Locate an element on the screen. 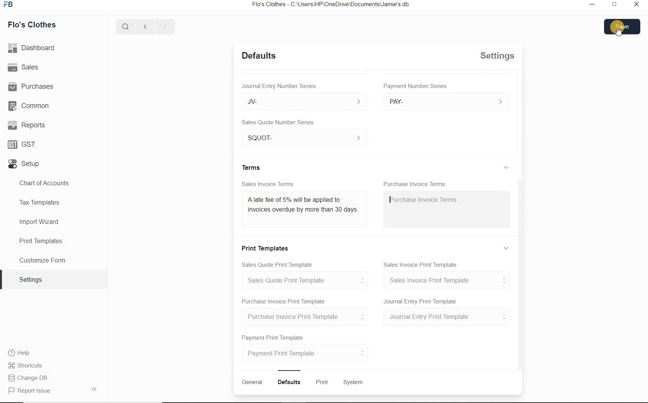 This screenshot has height=403, width=648. Expand is located at coordinates (508, 248).